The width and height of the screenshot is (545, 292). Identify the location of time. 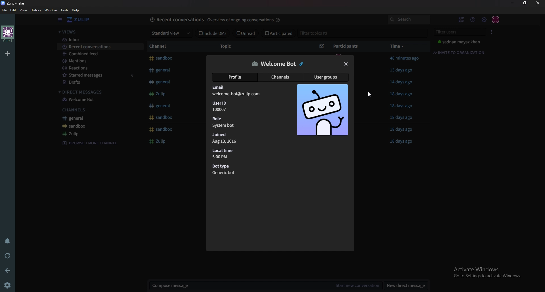
(397, 47).